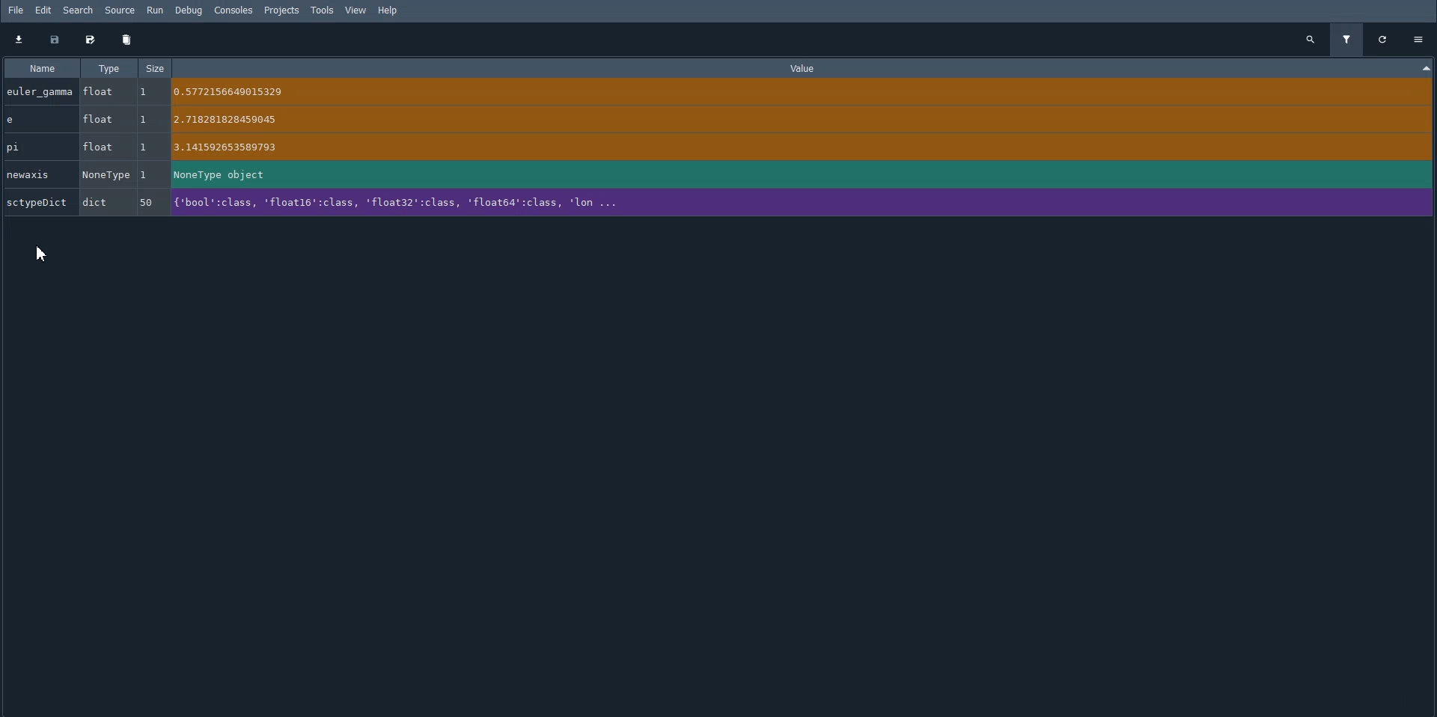 The width and height of the screenshot is (1437, 717). Describe the element at coordinates (189, 10) in the screenshot. I see `Debug` at that location.